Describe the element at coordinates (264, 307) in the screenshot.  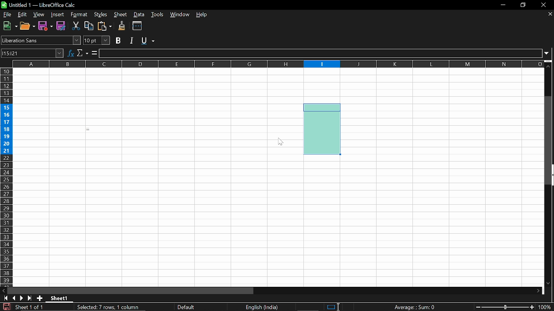
I see `Language` at that location.